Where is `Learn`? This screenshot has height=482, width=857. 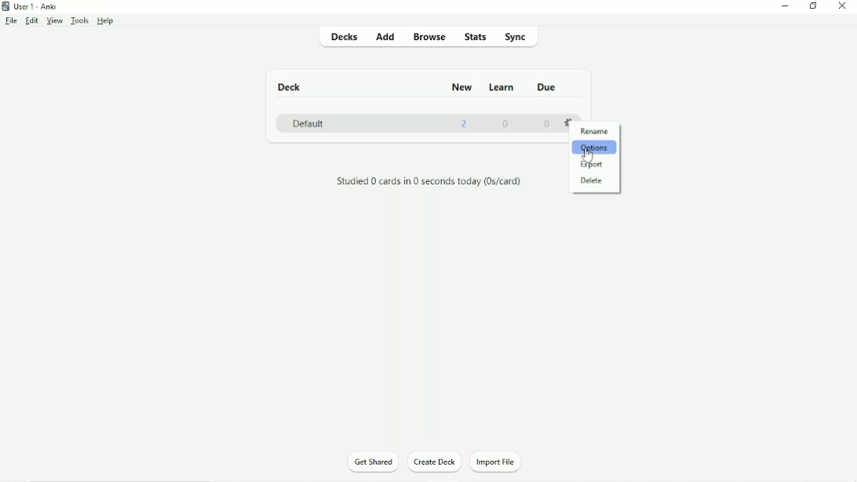 Learn is located at coordinates (503, 87).